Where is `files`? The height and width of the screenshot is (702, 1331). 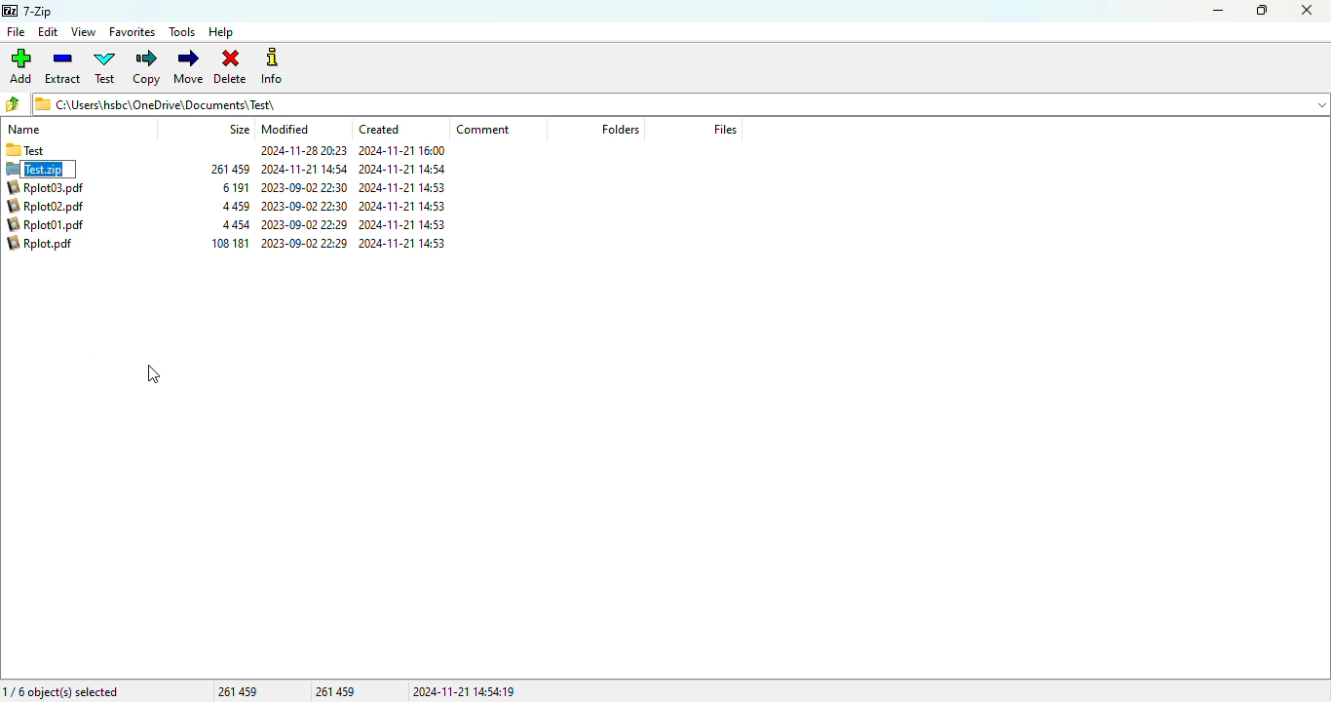 files is located at coordinates (725, 129).